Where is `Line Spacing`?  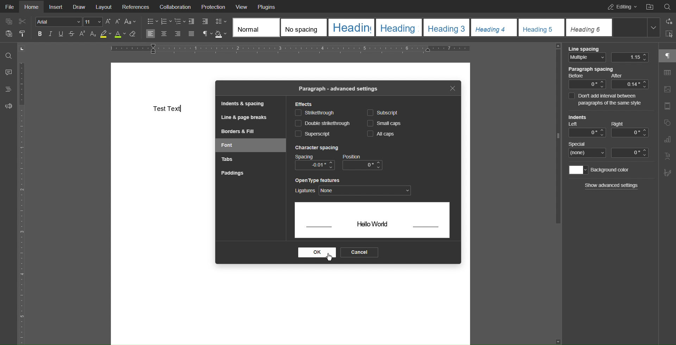
Line Spacing is located at coordinates (608, 55).